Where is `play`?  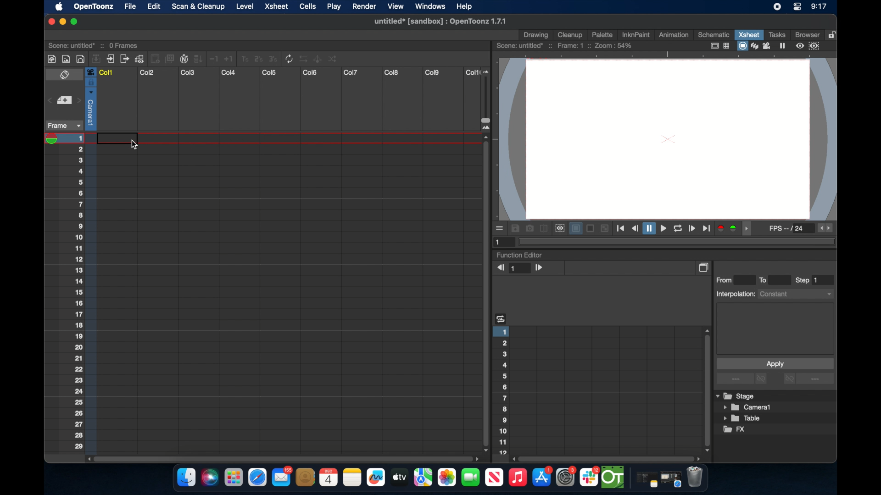 play is located at coordinates (333, 7).